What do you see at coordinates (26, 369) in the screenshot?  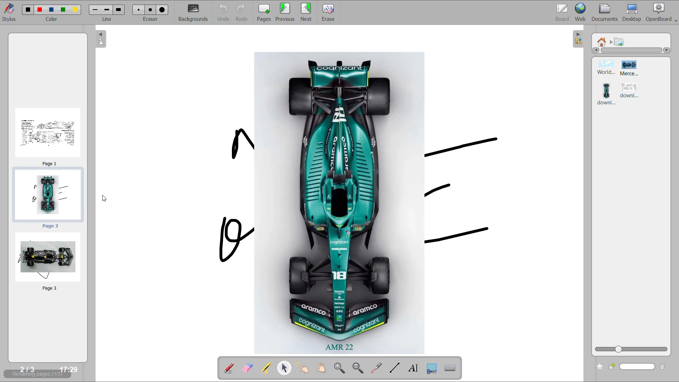 I see `2/3` at bounding box center [26, 369].